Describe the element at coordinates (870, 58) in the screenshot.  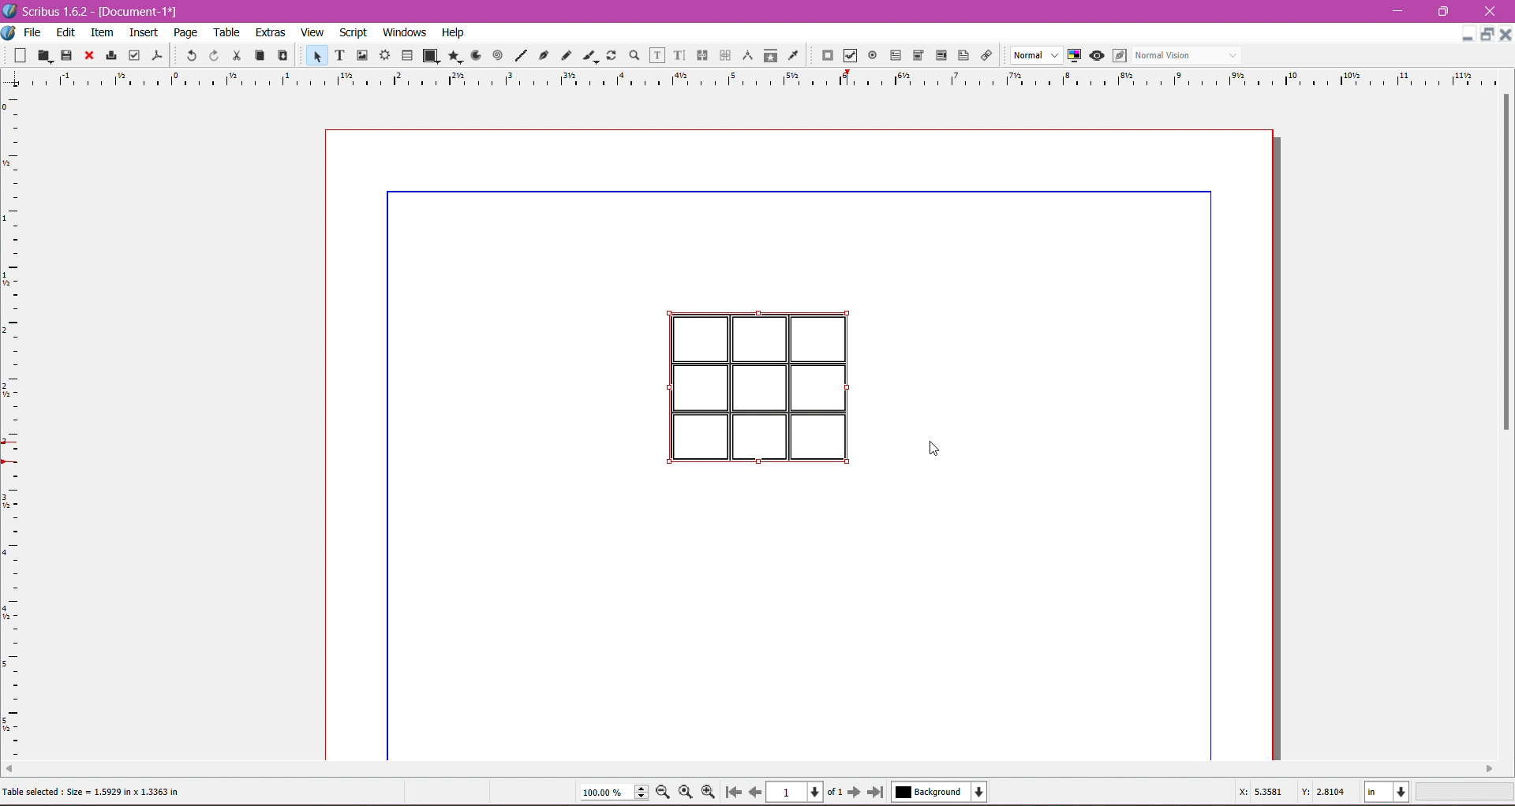
I see `PDF Radio Button` at that location.